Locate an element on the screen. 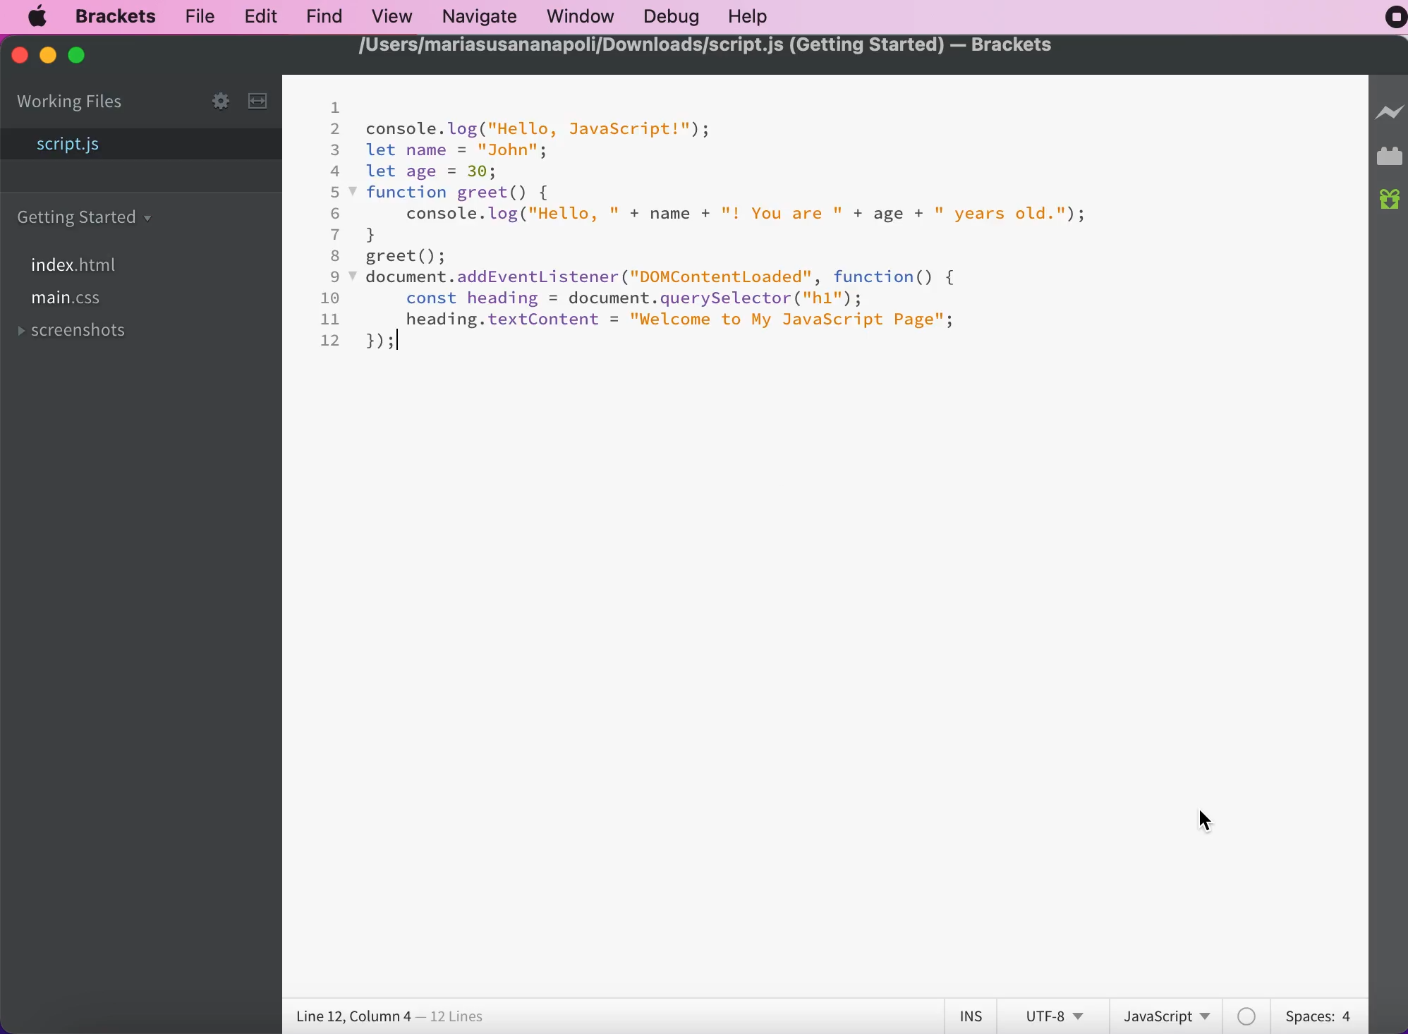 This screenshot has width=1408, height=1034. JavaScript is located at coordinates (1171, 1014).